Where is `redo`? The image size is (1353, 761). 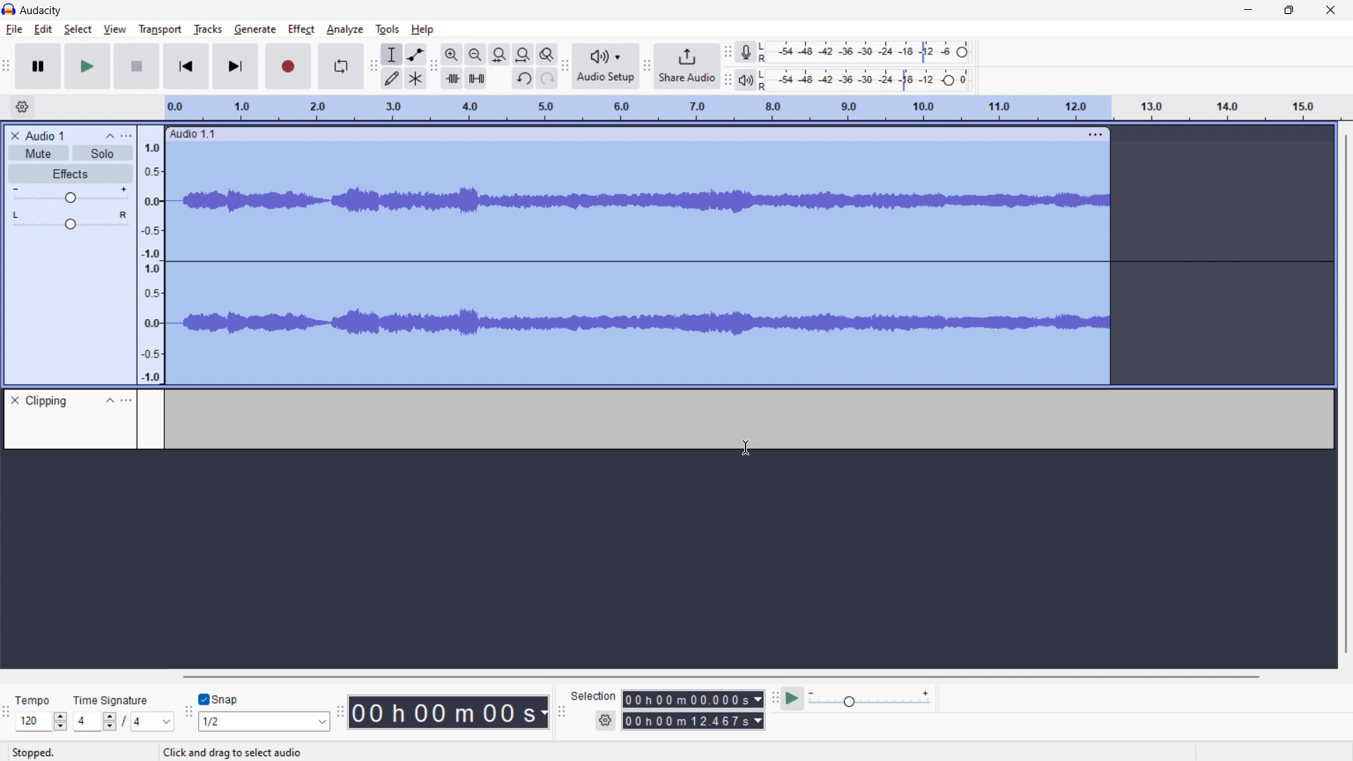
redo is located at coordinates (548, 78).